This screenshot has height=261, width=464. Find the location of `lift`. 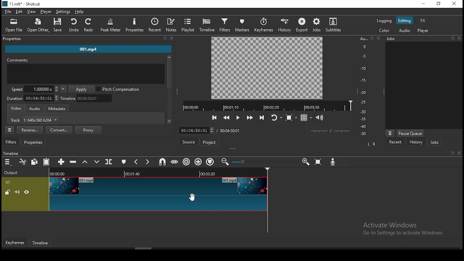

lift is located at coordinates (86, 162).